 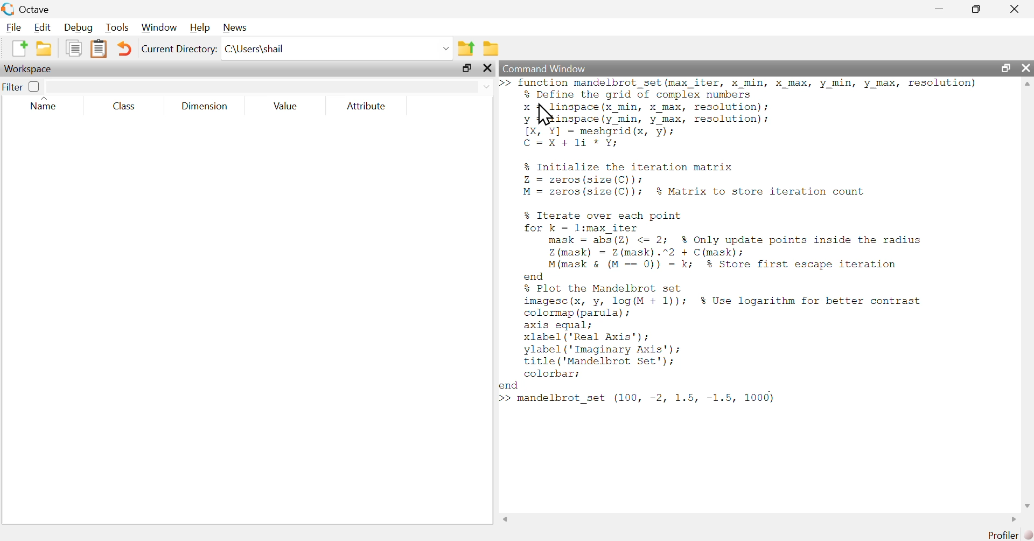 What do you see at coordinates (977, 9) in the screenshot?
I see `maximize` at bounding box center [977, 9].